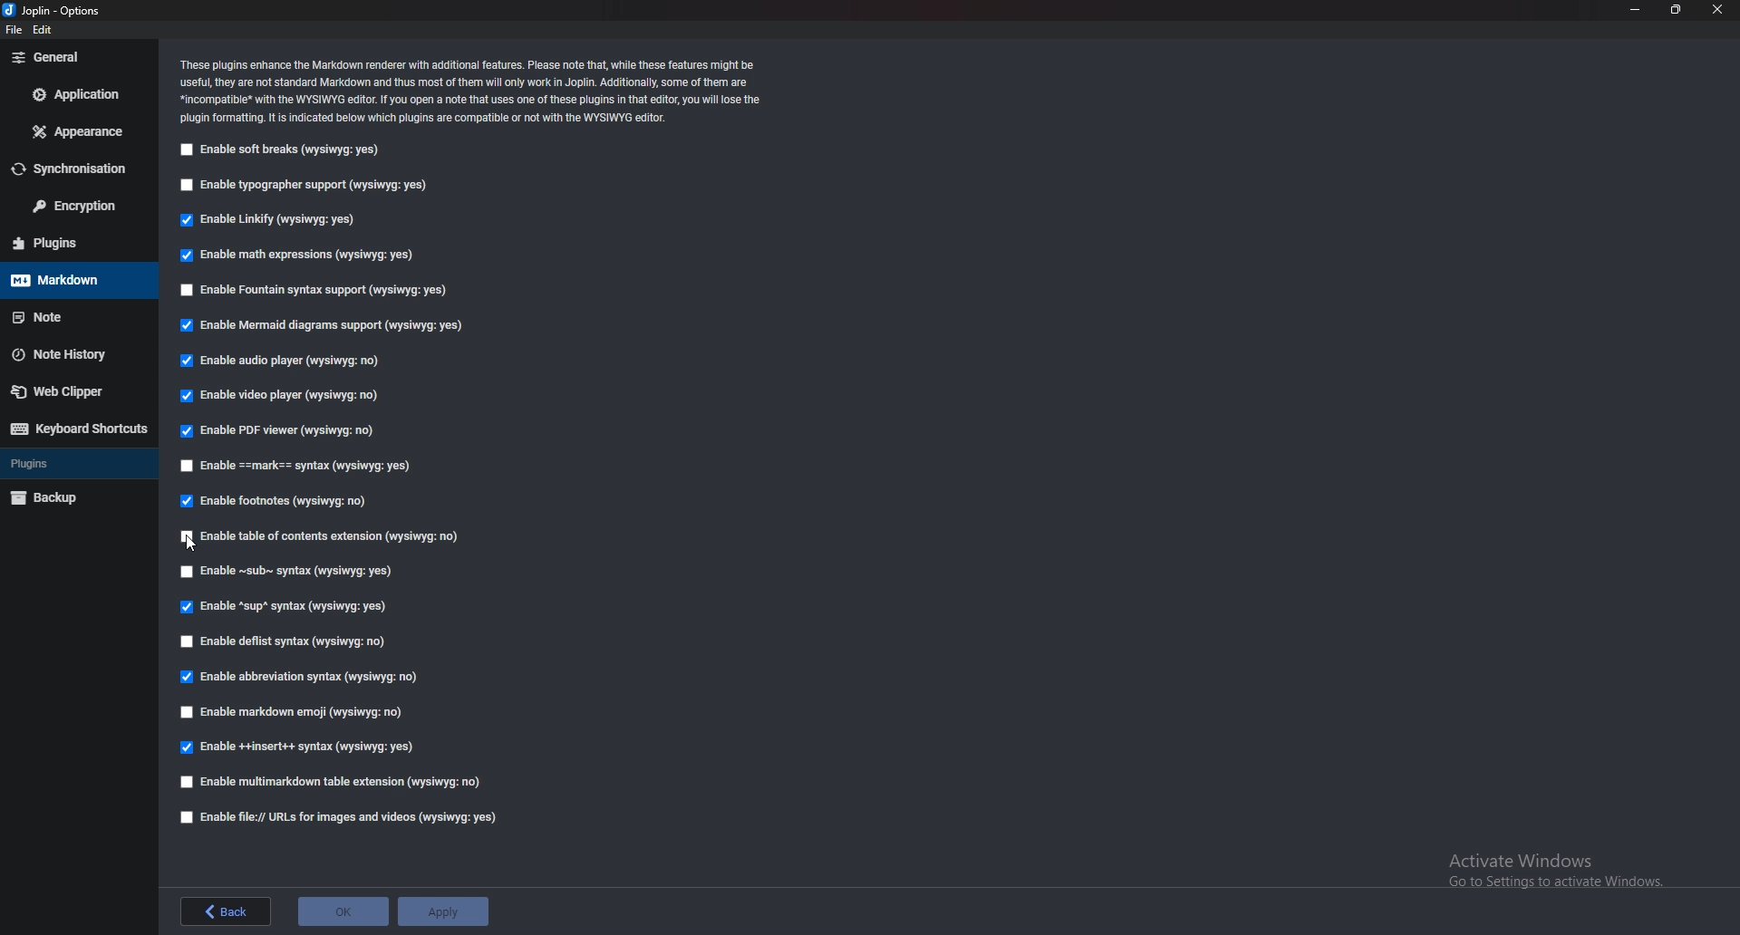 This screenshot has height=935, width=1740. What do you see at coordinates (445, 912) in the screenshot?
I see `apply` at bounding box center [445, 912].